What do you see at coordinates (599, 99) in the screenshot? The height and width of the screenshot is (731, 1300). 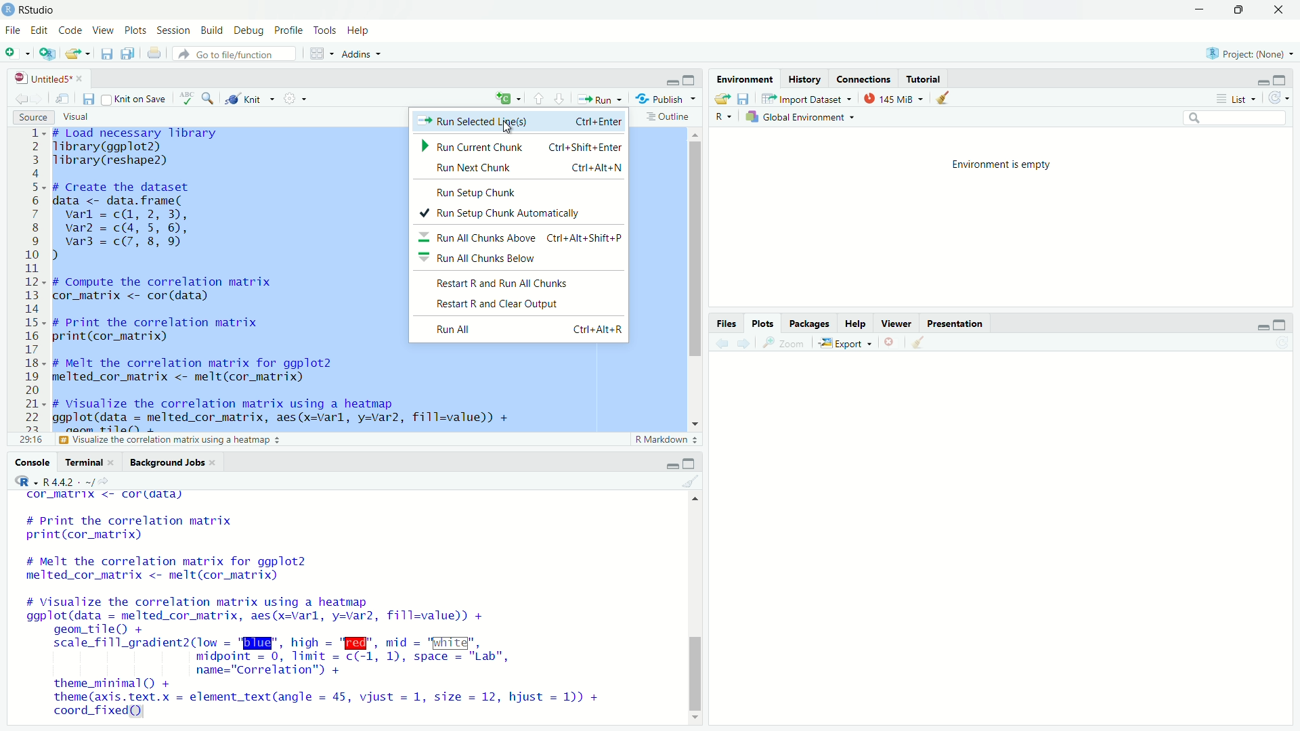 I see `run` at bounding box center [599, 99].